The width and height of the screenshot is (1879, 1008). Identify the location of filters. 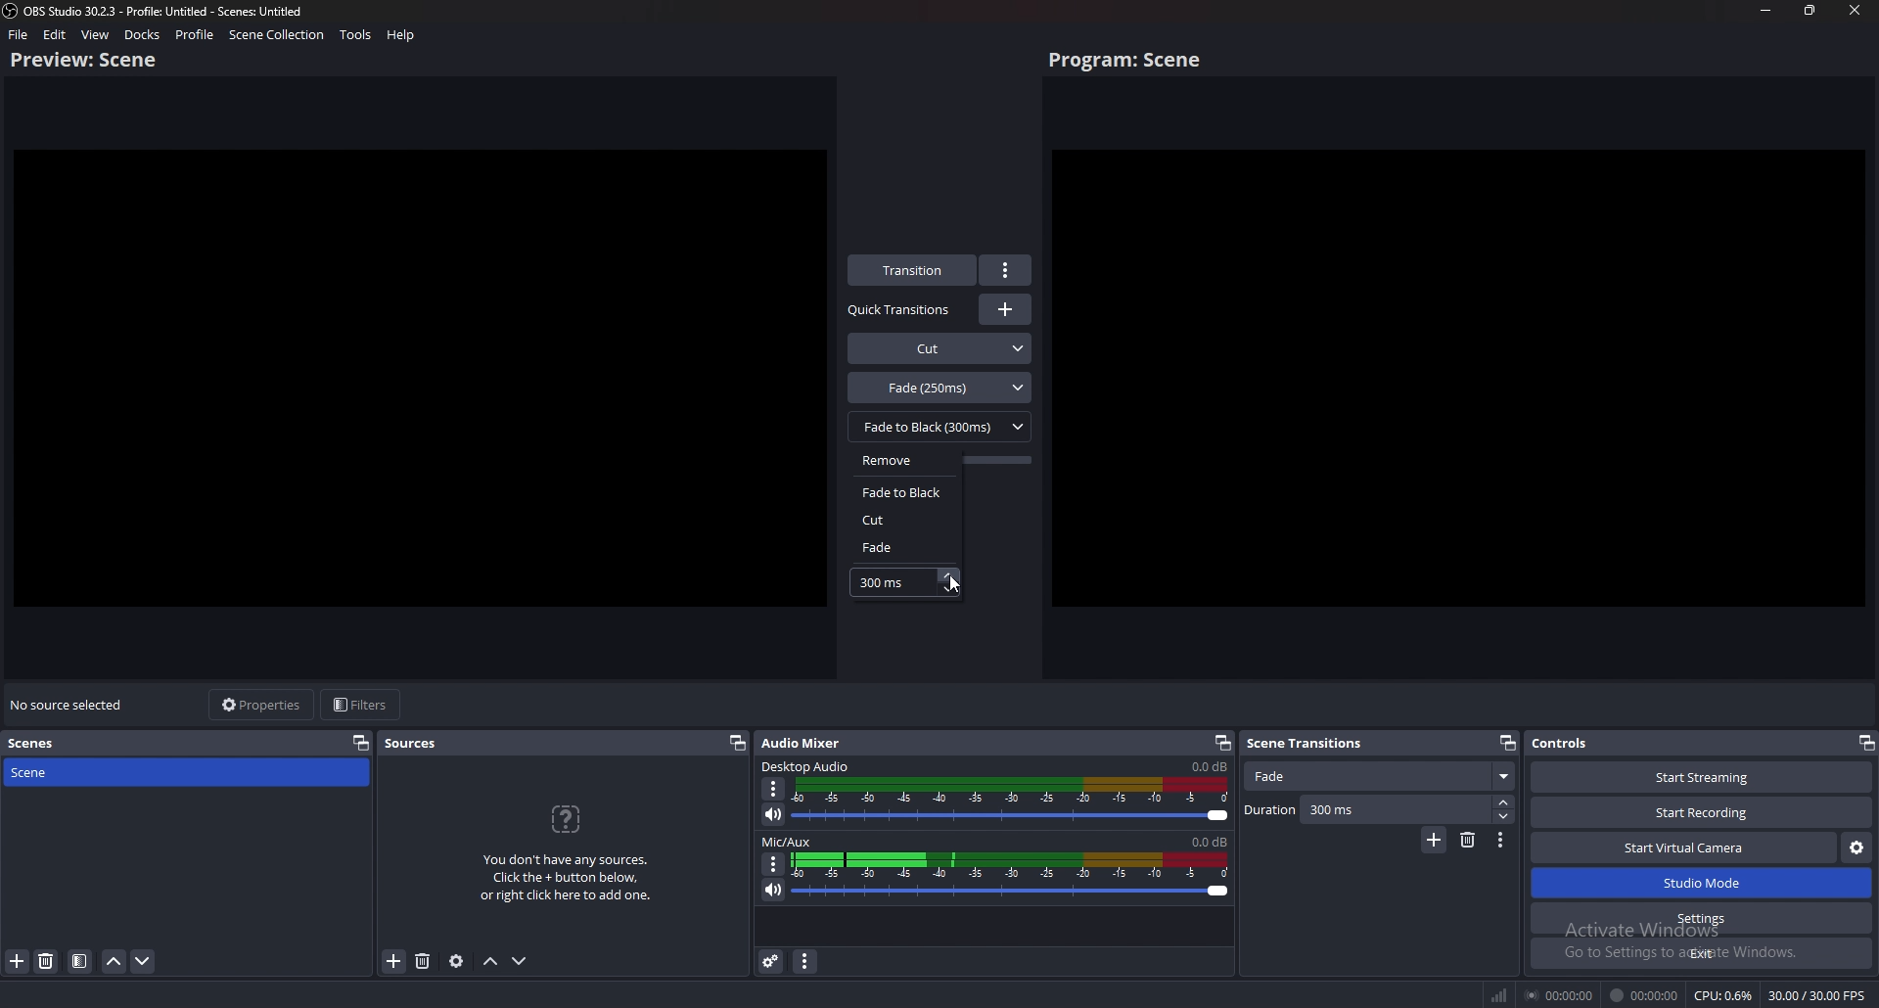
(363, 706).